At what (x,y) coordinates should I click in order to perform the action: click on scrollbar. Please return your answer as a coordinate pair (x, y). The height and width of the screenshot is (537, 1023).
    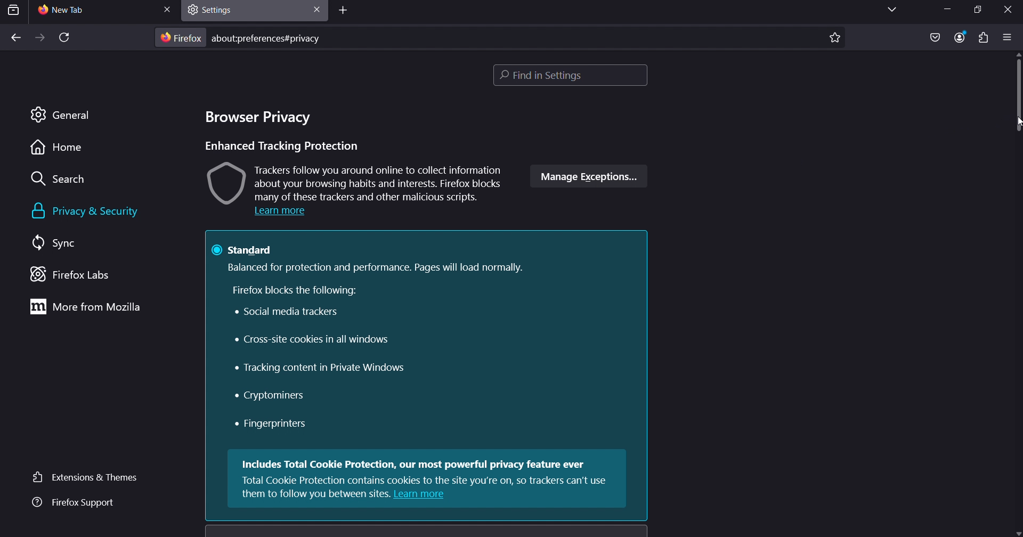
    Looking at the image, I should click on (1013, 94).